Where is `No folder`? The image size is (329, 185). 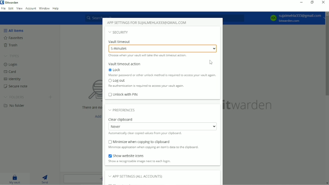
No folder is located at coordinates (14, 106).